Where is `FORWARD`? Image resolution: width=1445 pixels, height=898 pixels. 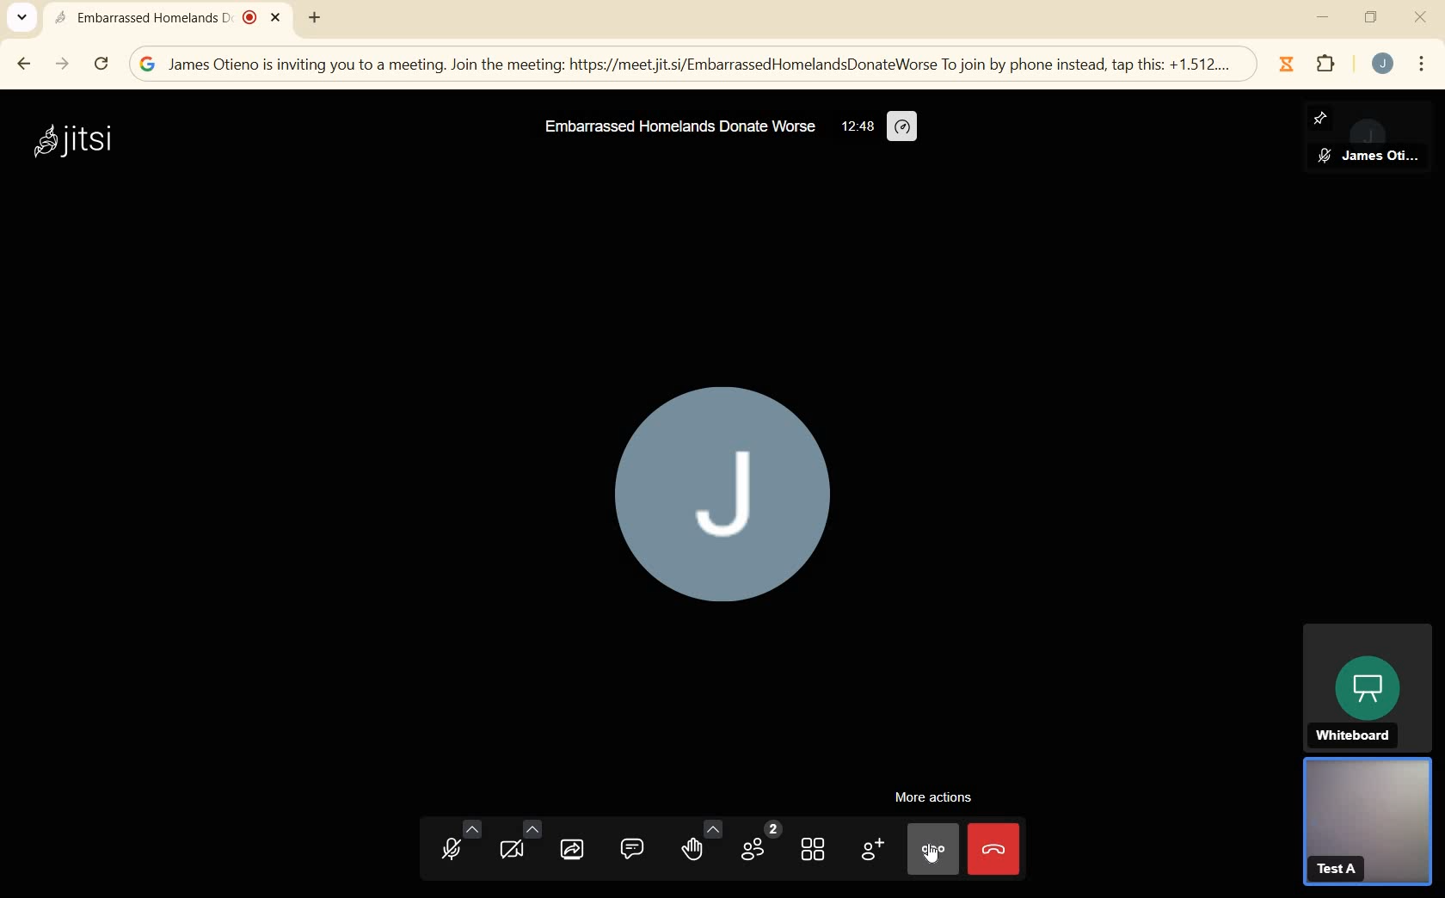 FORWARD is located at coordinates (63, 65).